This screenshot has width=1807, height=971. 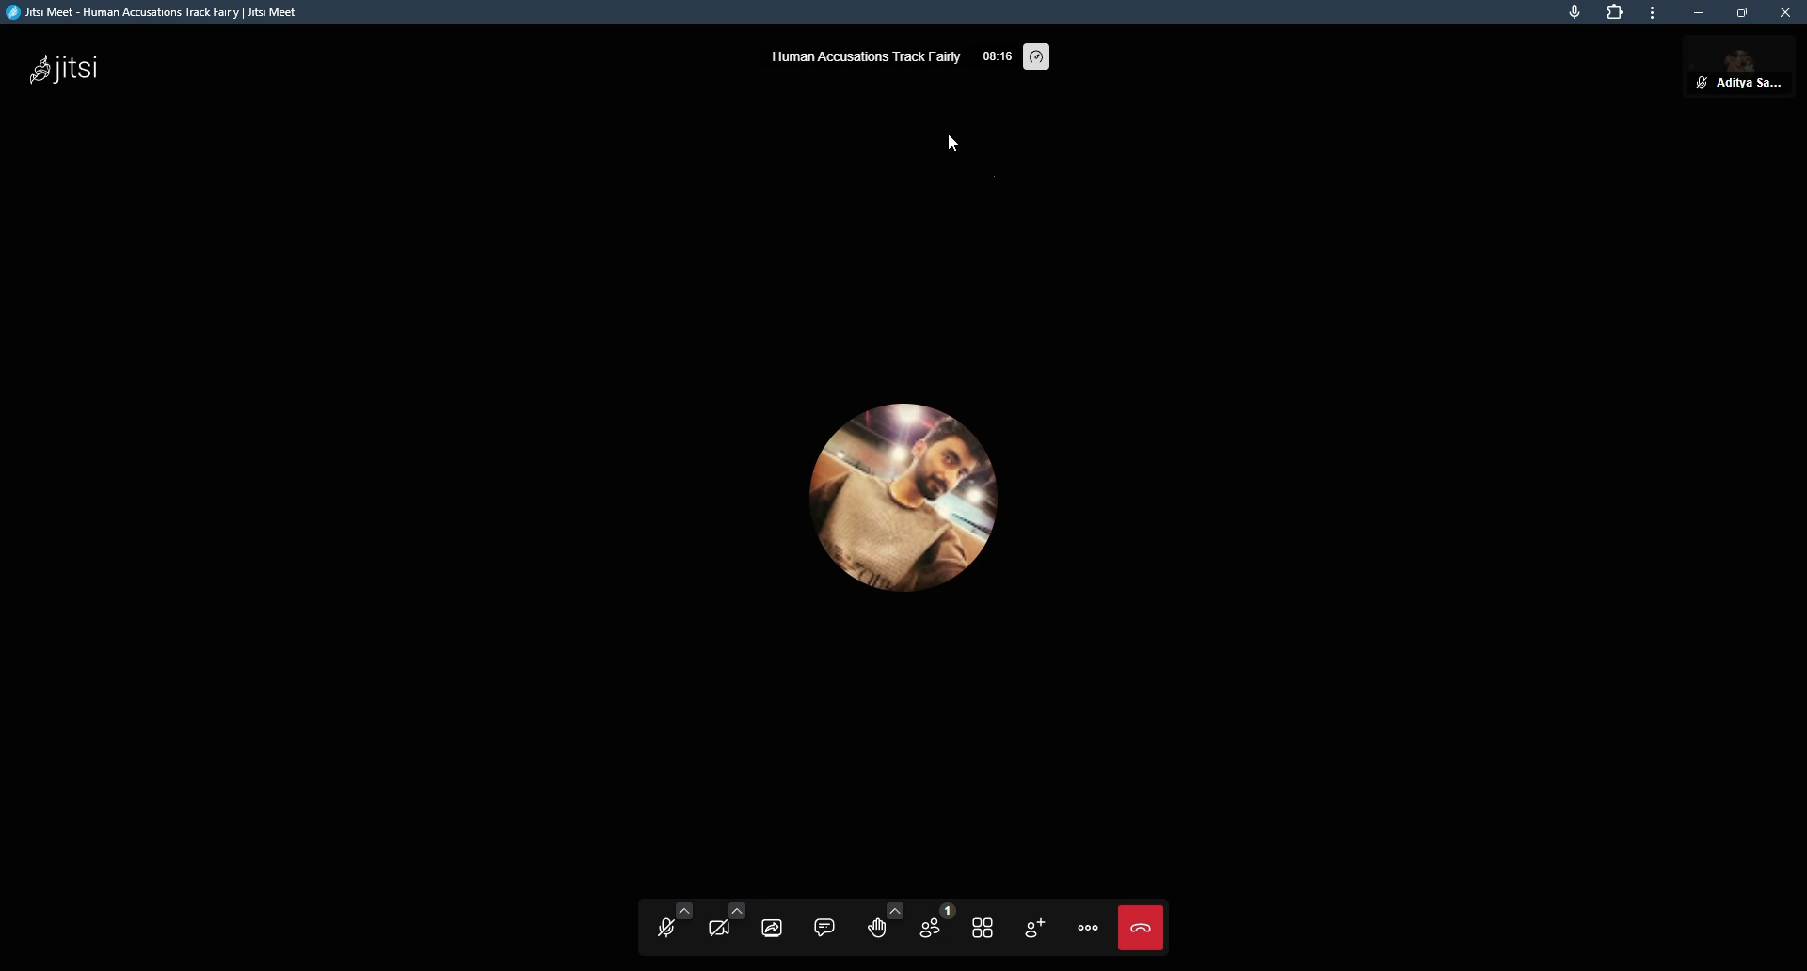 I want to click on performance setting, so click(x=1036, y=57).